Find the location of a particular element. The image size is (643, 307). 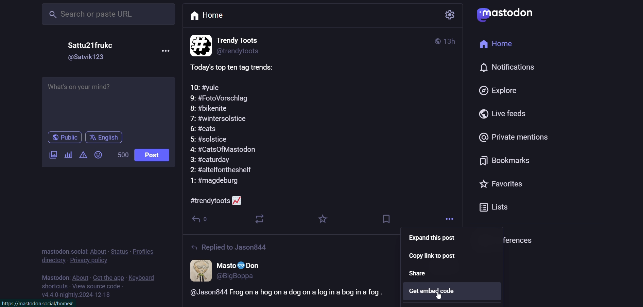

cursor is located at coordinates (439, 299).